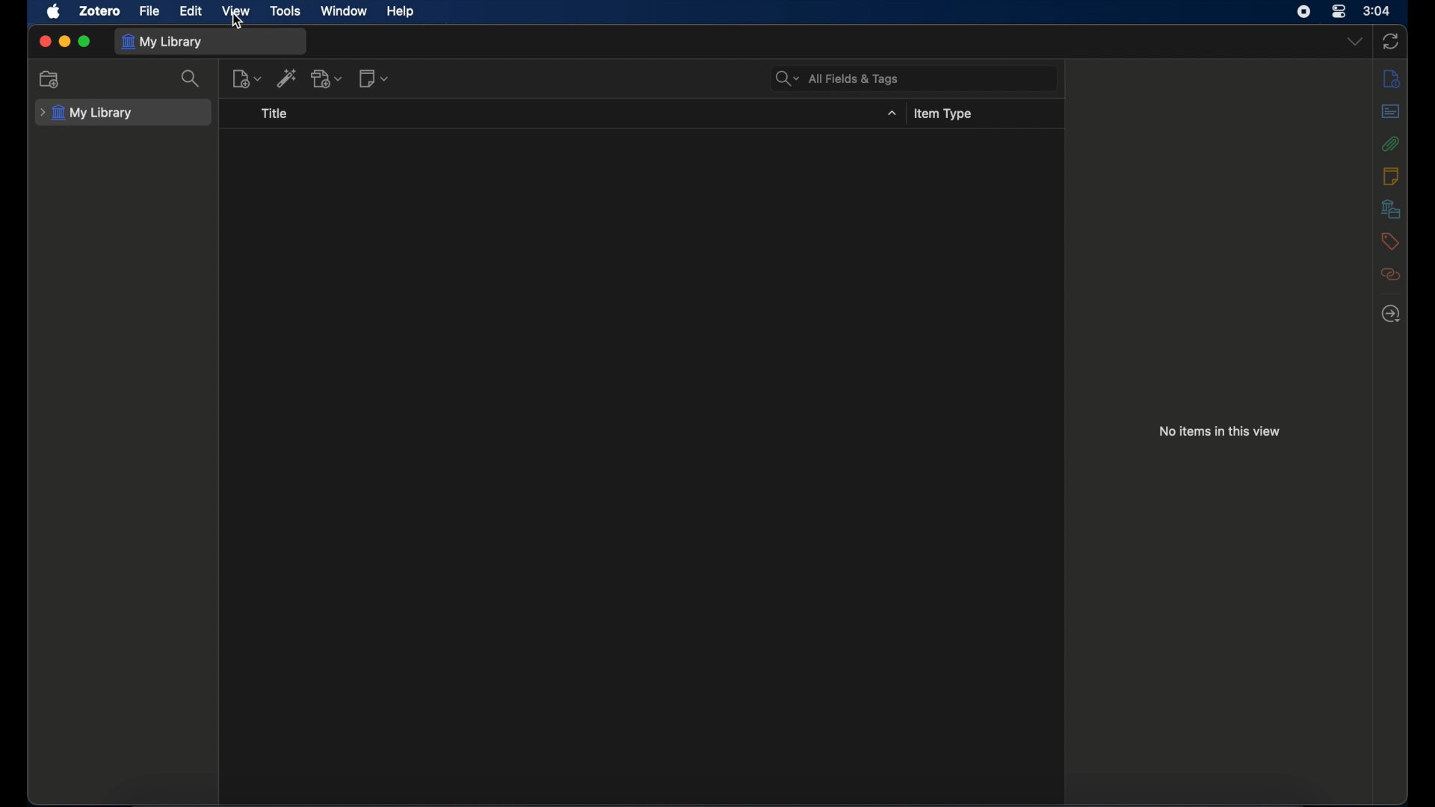 The image size is (1435, 807). Describe the element at coordinates (247, 79) in the screenshot. I see `new item` at that location.